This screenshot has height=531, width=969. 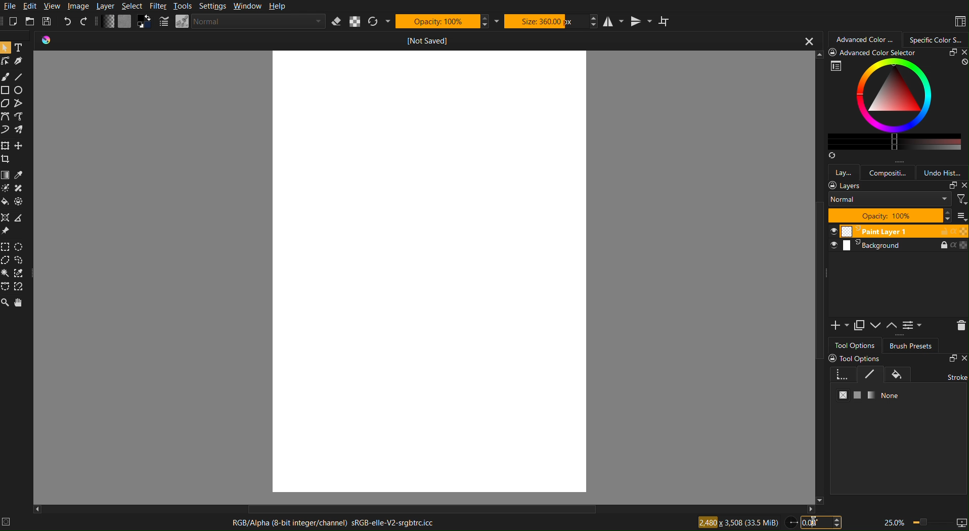 What do you see at coordinates (19, 129) in the screenshot?
I see `Spray Brush Tool (Airbrush)` at bounding box center [19, 129].